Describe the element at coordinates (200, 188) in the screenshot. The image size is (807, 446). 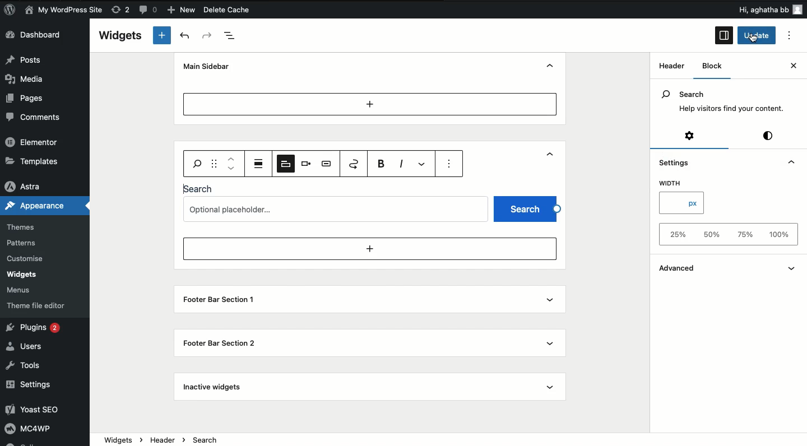
I see `Search` at that location.